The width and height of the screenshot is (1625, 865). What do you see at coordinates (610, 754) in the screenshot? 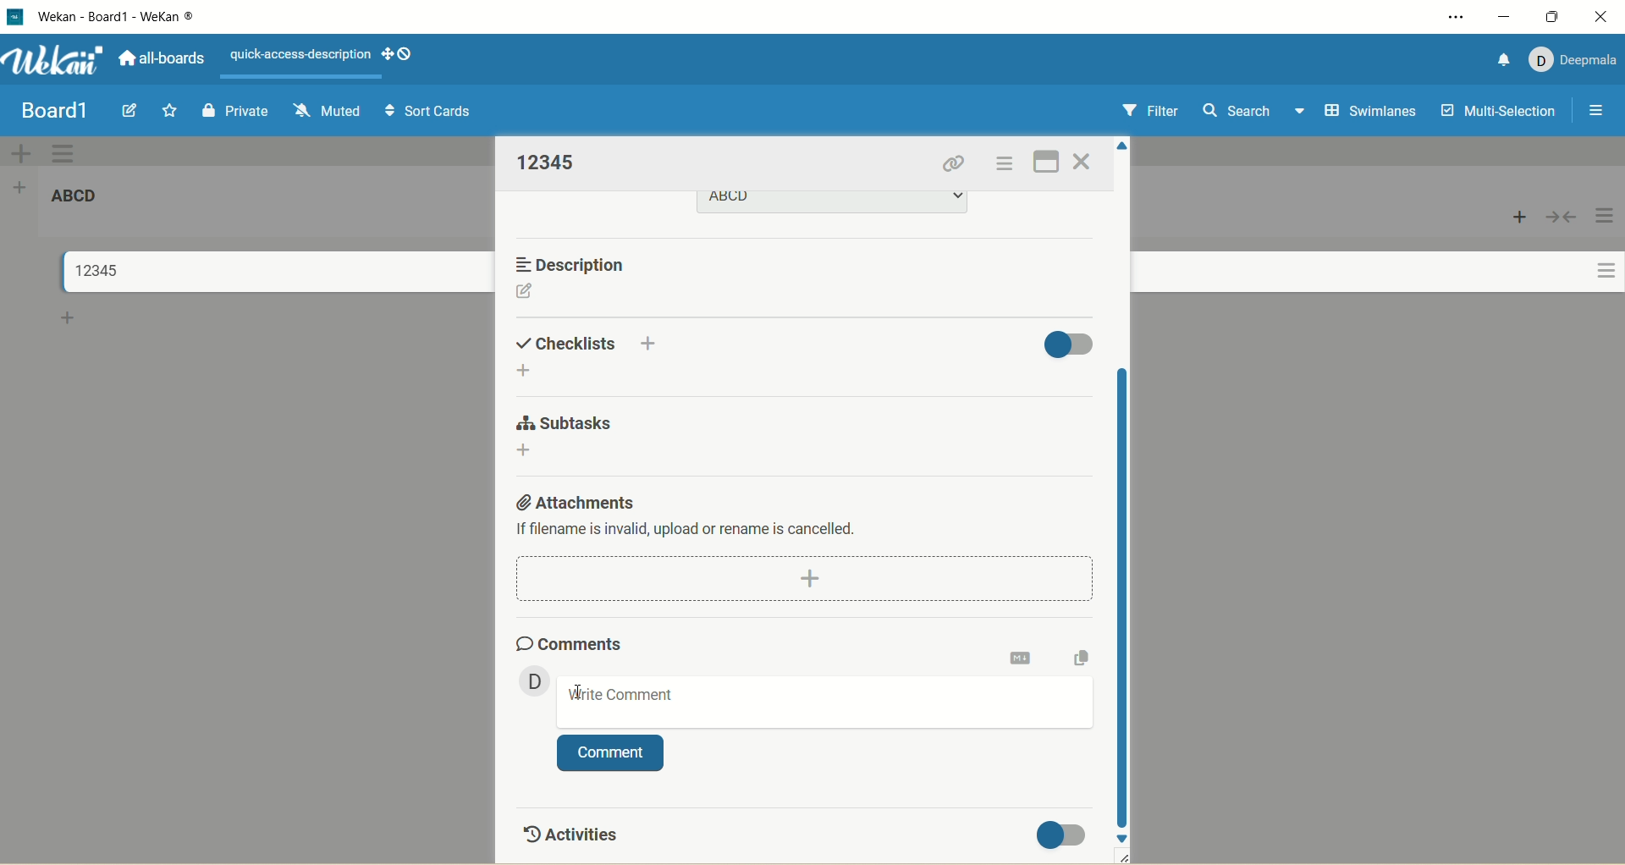
I see `comment` at bounding box center [610, 754].